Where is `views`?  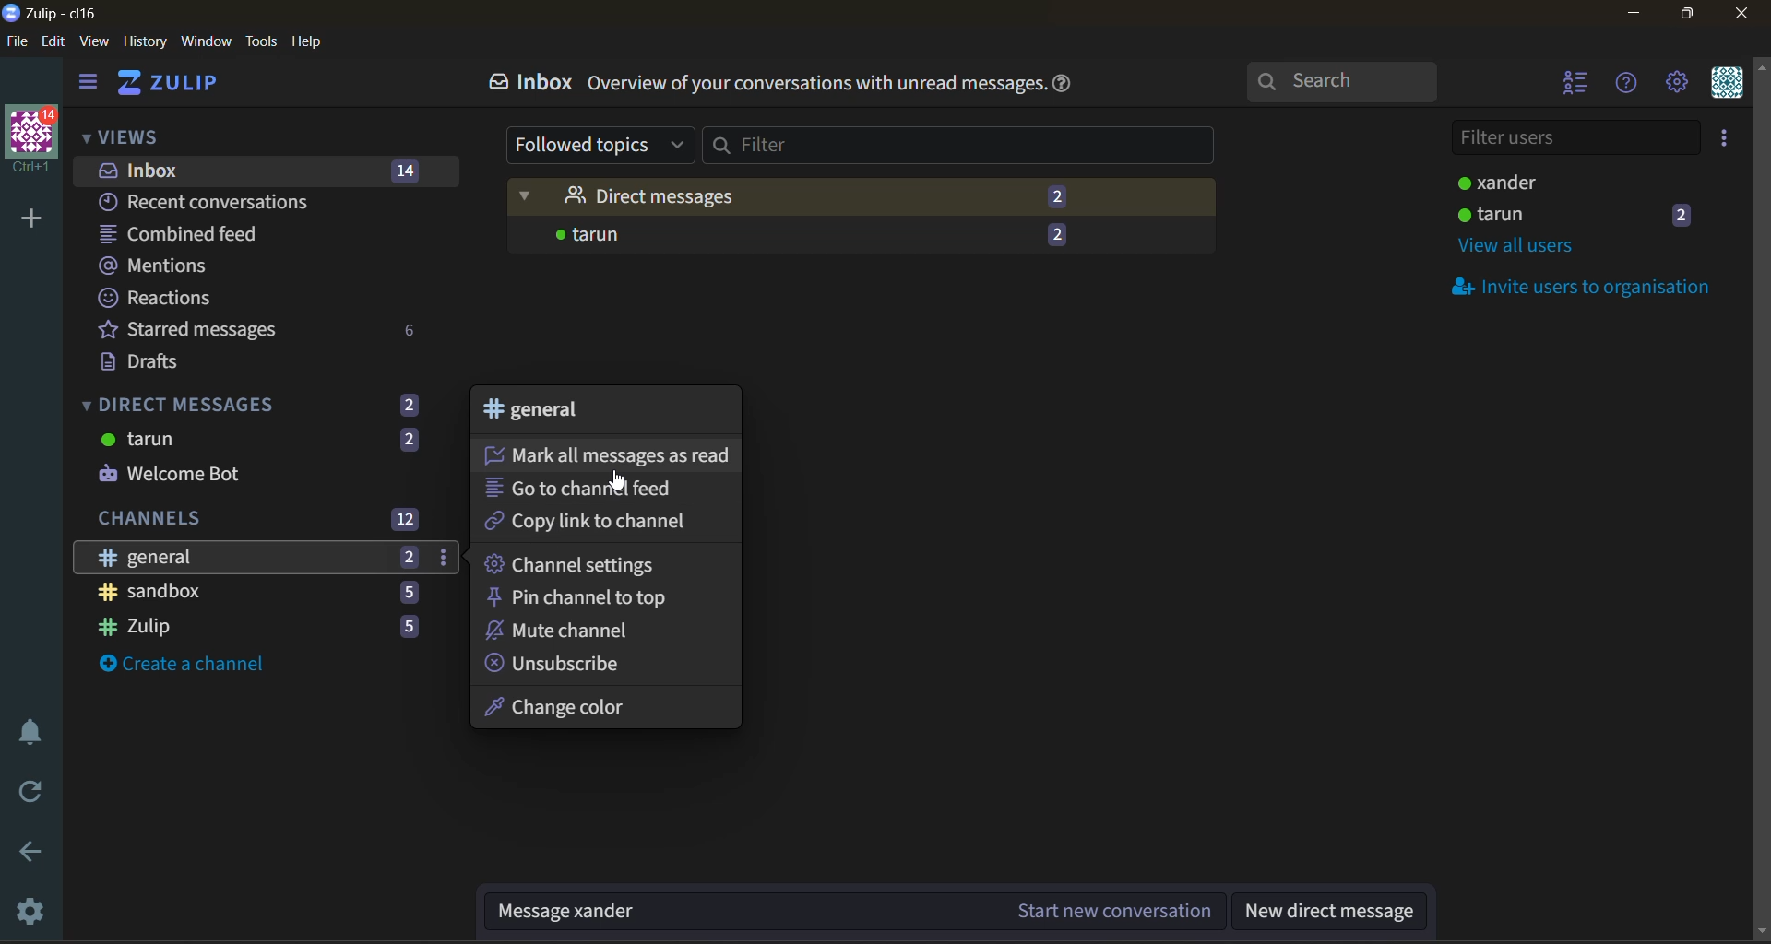 views is located at coordinates (123, 135).